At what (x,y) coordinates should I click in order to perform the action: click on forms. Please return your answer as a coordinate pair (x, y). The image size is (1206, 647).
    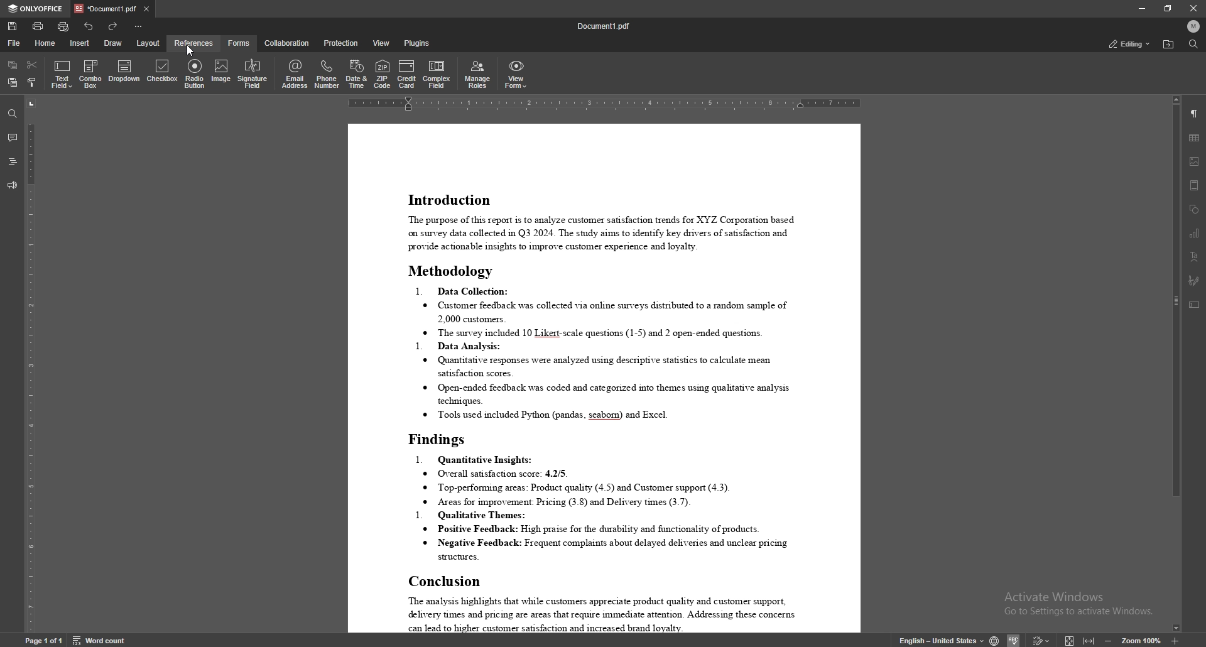
    Looking at the image, I should click on (239, 43).